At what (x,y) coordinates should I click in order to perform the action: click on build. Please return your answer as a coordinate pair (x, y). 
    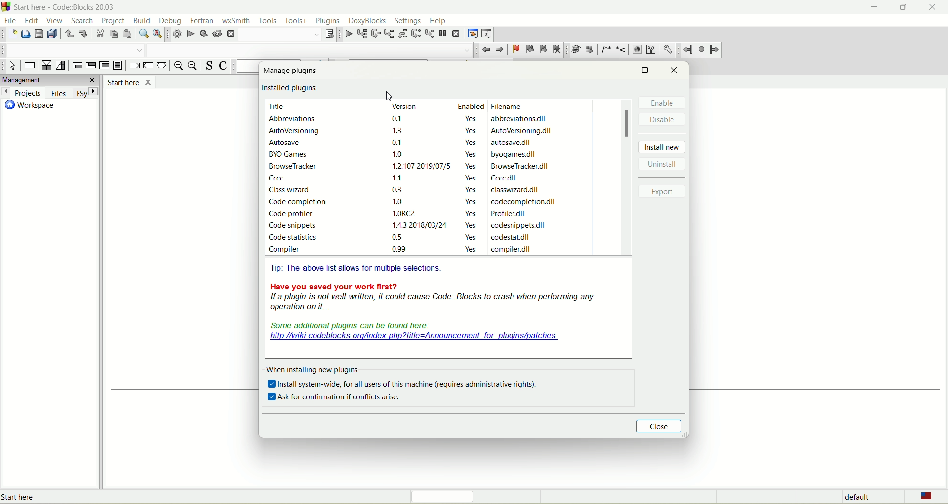
    Looking at the image, I should click on (175, 35).